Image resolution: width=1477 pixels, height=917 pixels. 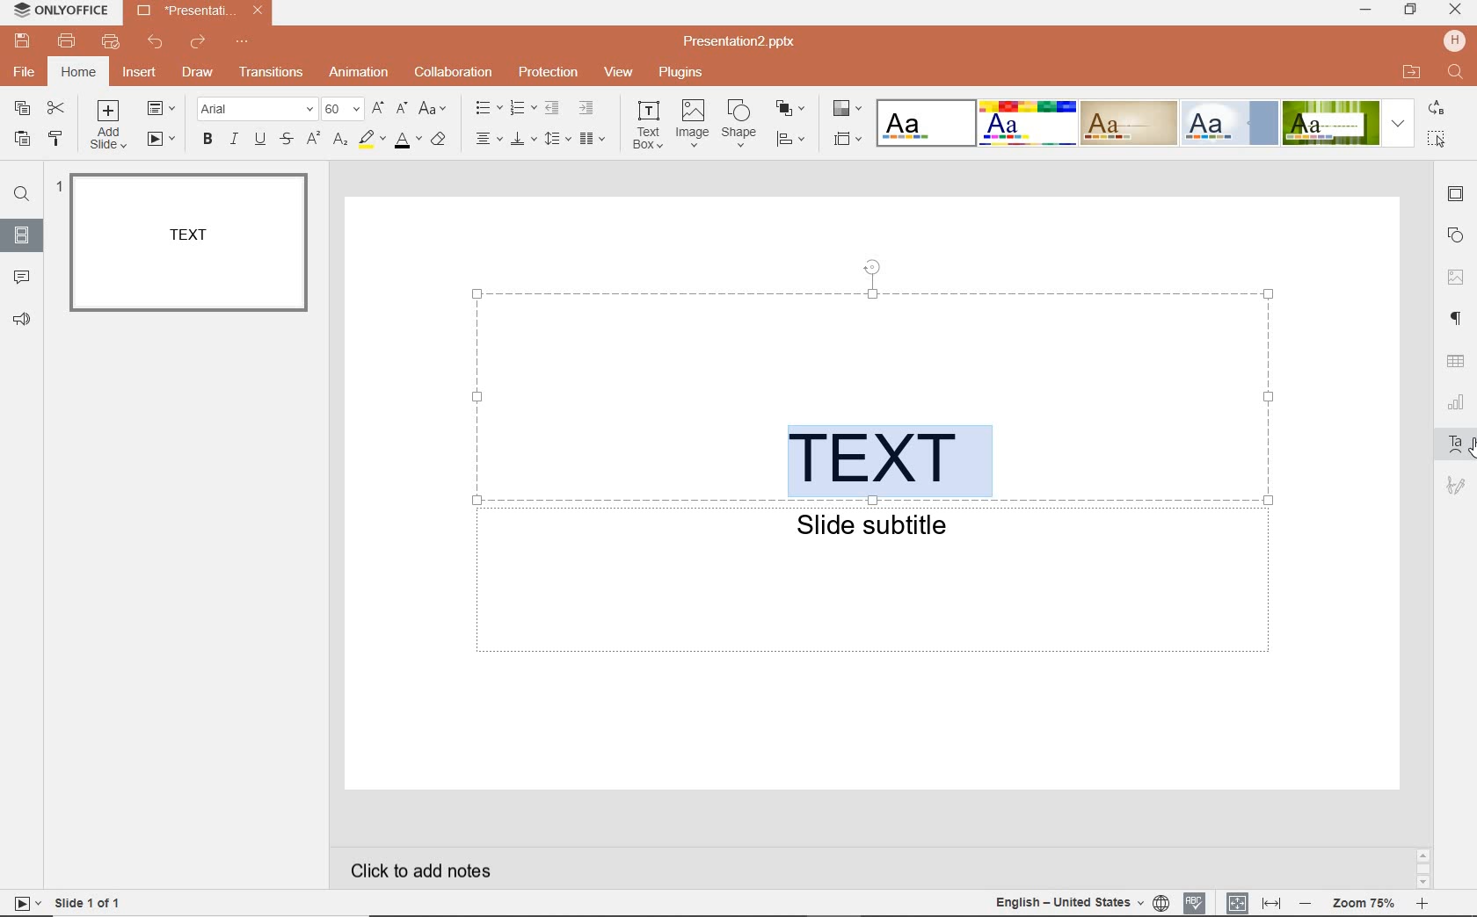 I want to click on ANIMATION, so click(x=359, y=74).